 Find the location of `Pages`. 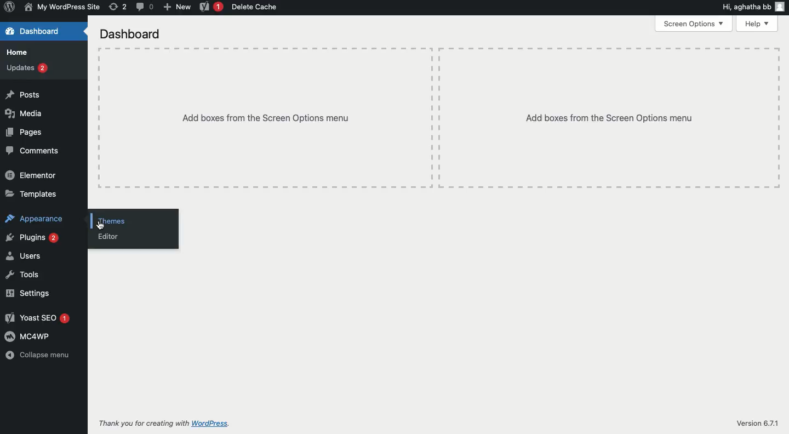

Pages is located at coordinates (24, 133).